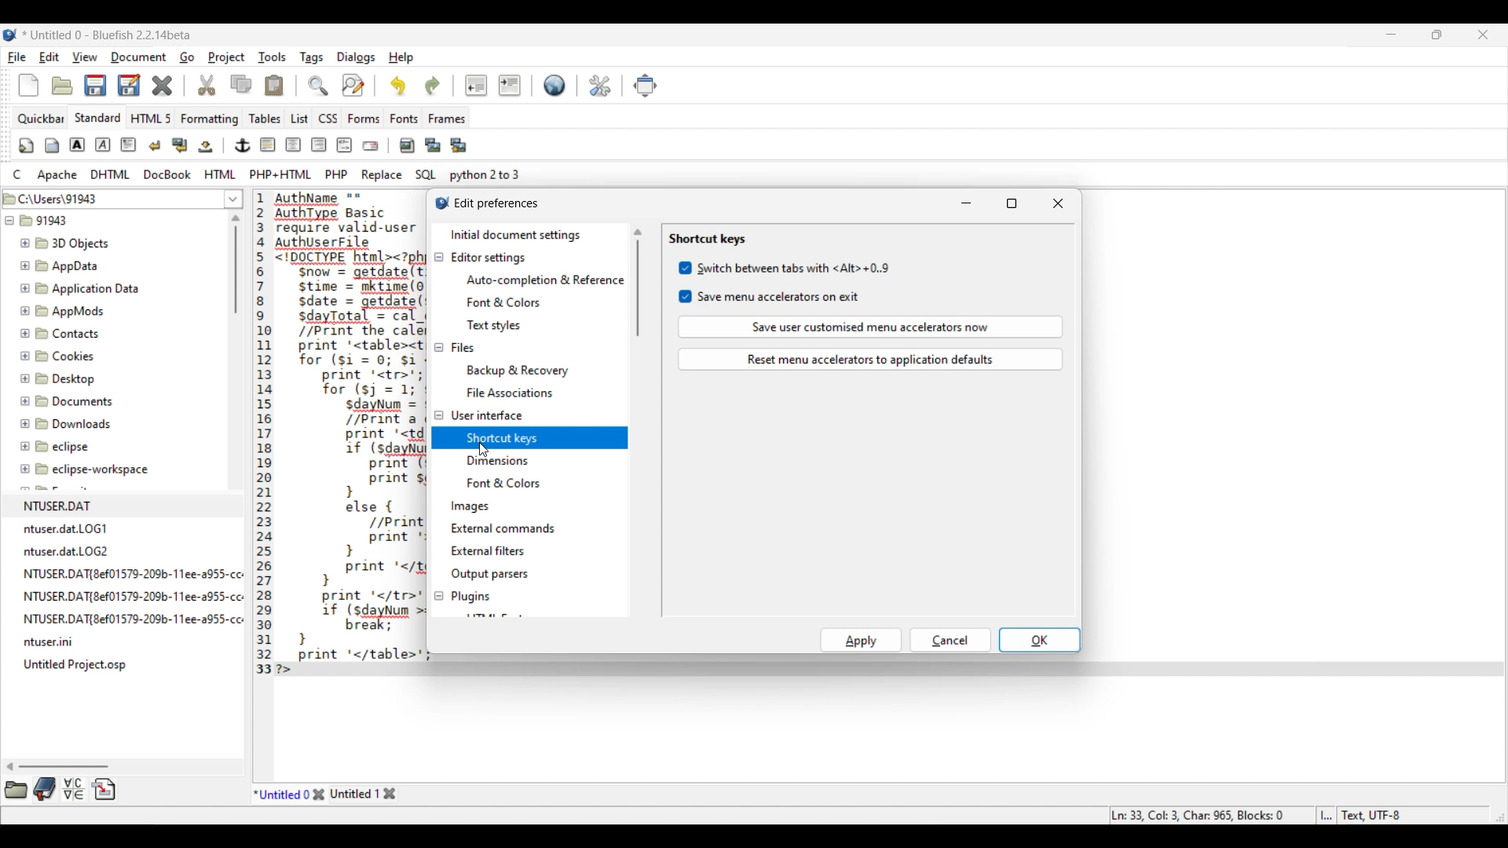 The width and height of the screenshot is (1508, 848). Describe the element at coordinates (398, 86) in the screenshot. I see `Undo` at that location.